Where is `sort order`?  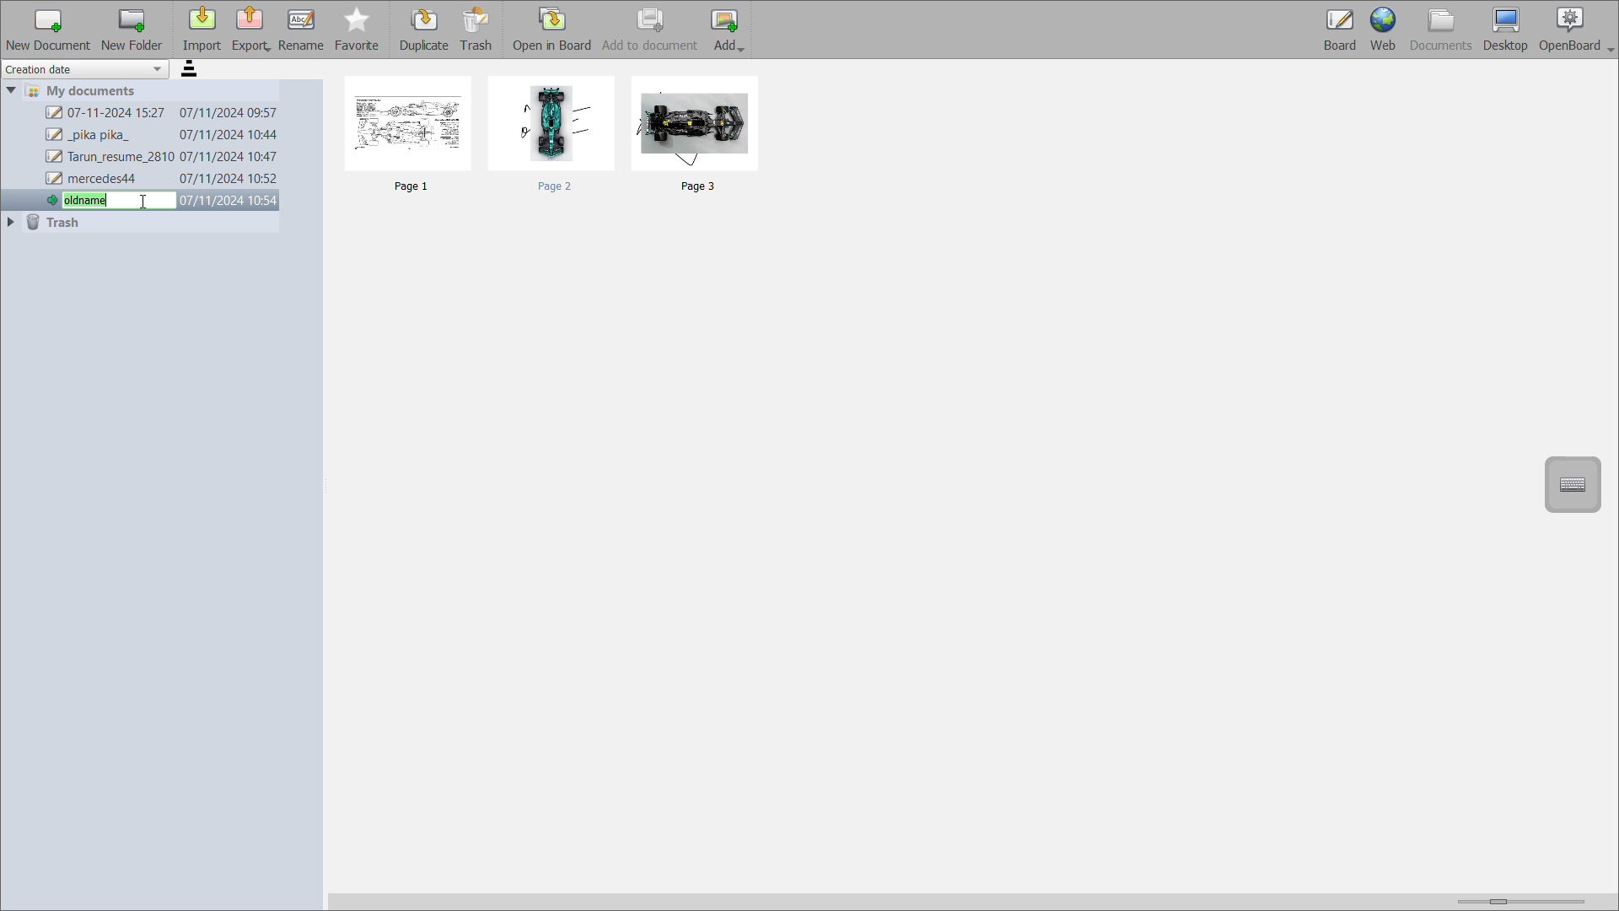 sort order is located at coordinates (193, 71).